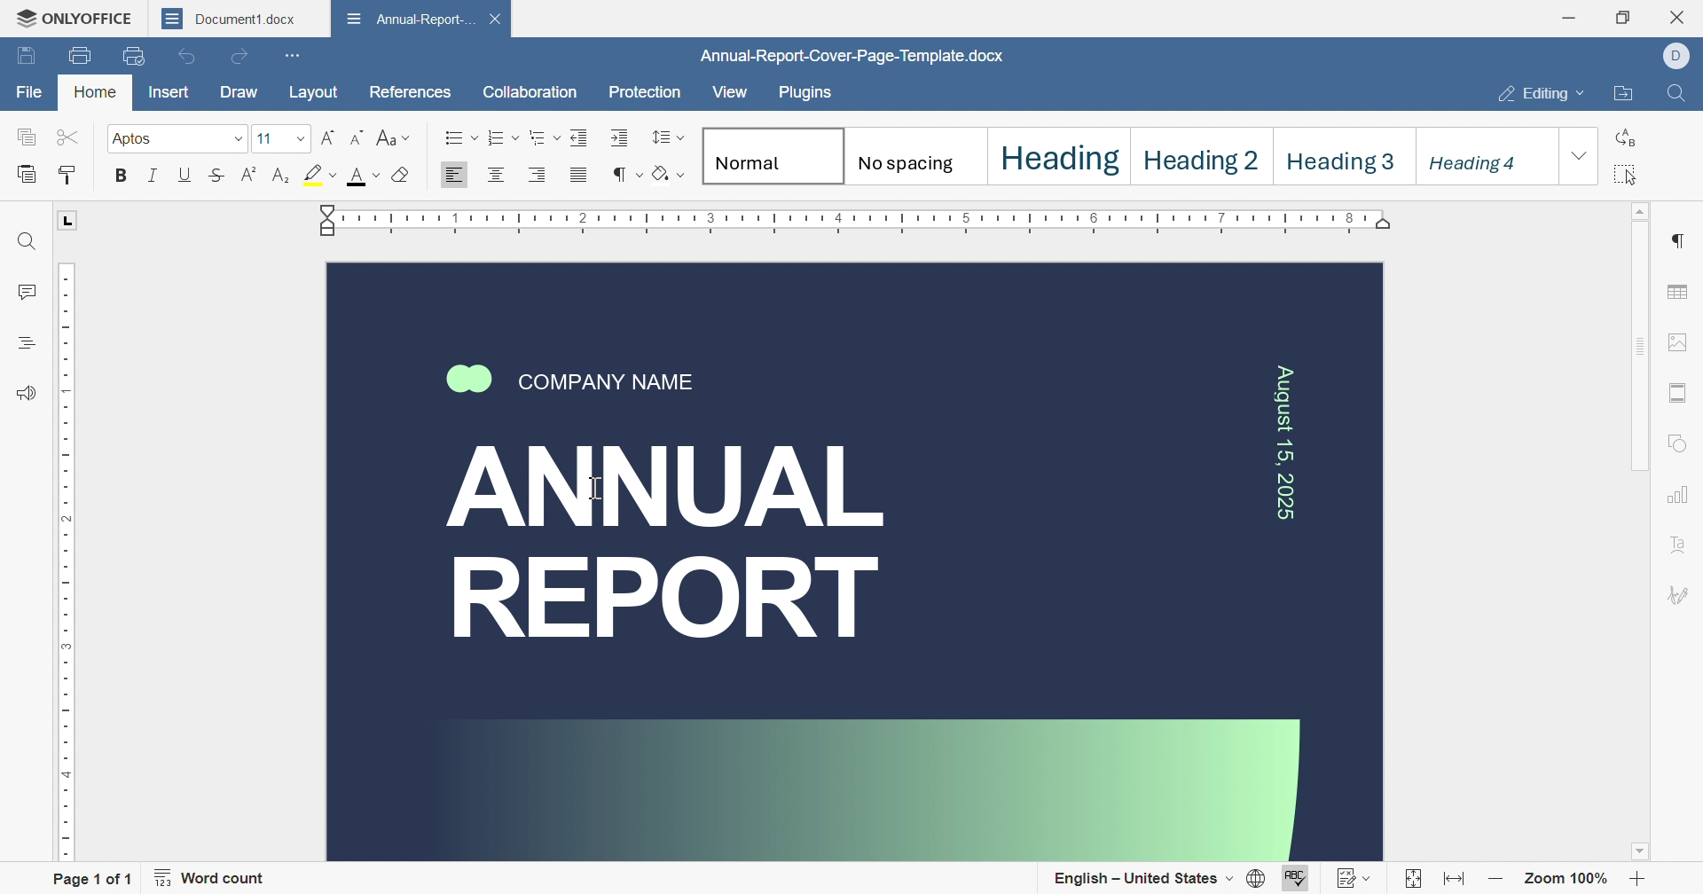  What do you see at coordinates (186, 176) in the screenshot?
I see `underline` at bounding box center [186, 176].